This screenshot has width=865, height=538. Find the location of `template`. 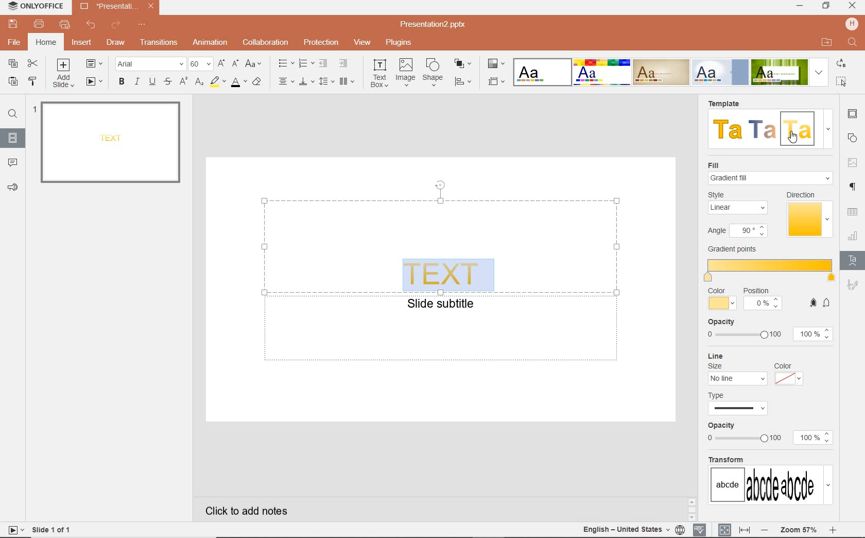

template is located at coordinates (764, 128).